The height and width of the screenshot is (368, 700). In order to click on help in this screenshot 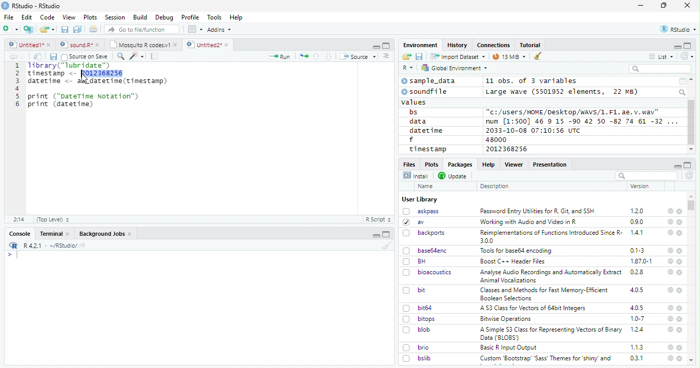, I will do `click(670, 290)`.